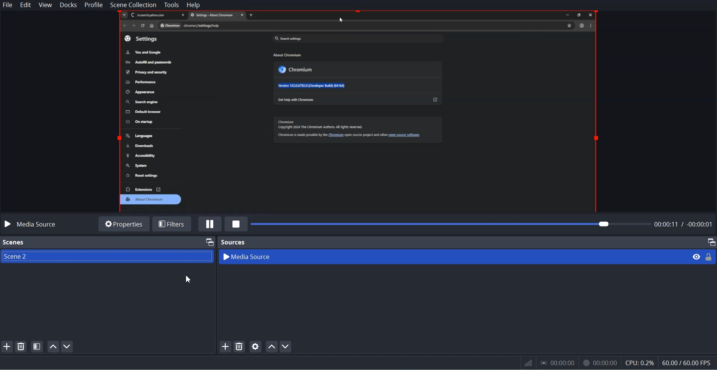 The width and height of the screenshot is (717, 370). Describe the element at coordinates (31, 225) in the screenshot. I see `Media source` at that location.